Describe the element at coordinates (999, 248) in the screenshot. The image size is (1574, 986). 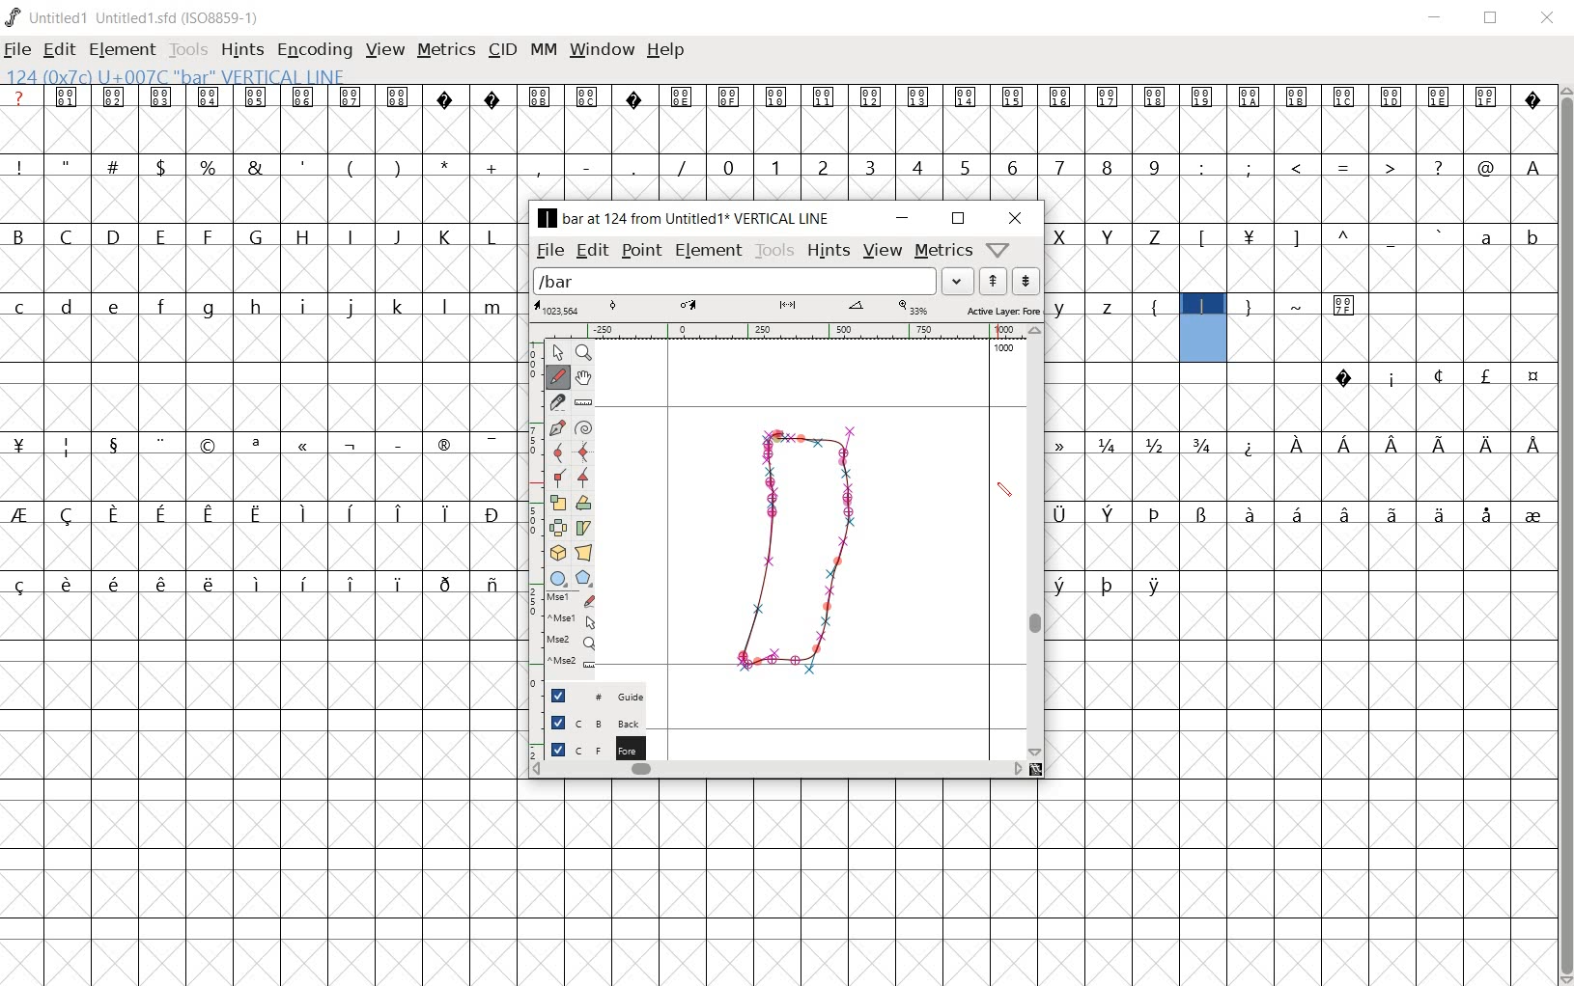
I see `help/window` at that location.